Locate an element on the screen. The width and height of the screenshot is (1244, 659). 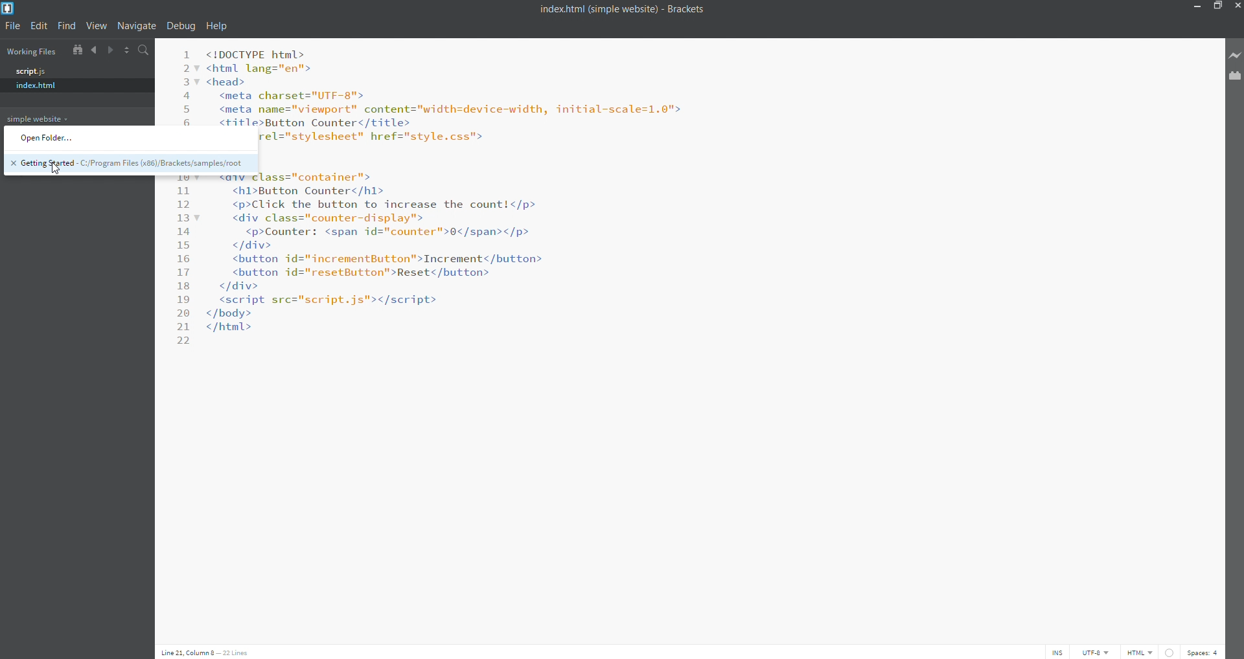
Line 21, Column 8- 22 Lines is located at coordinates (205, 652).